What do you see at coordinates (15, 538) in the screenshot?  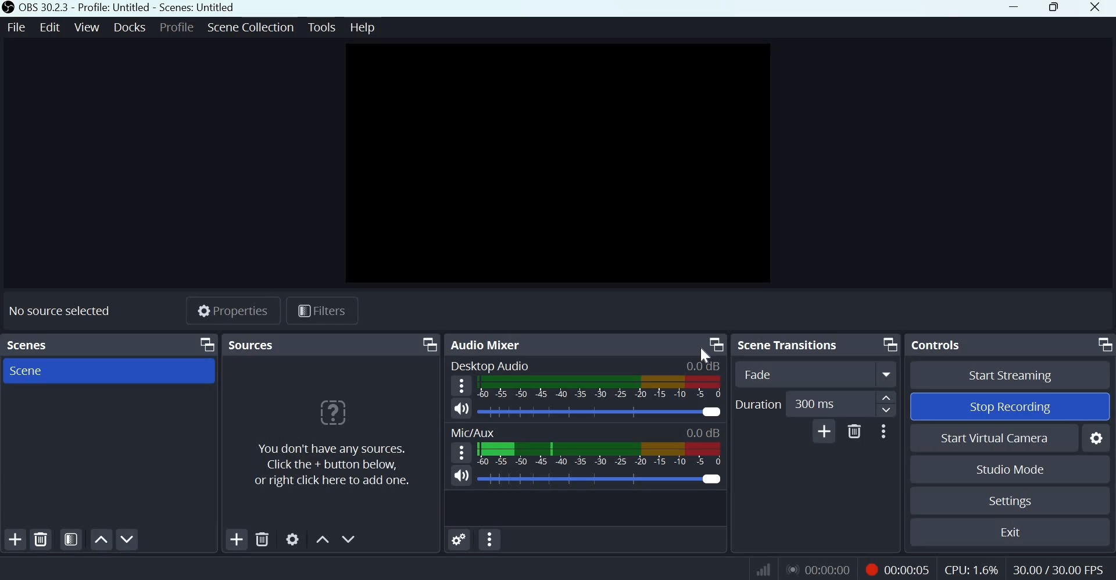 I see `Add scene` at bounding box center [15, 538].